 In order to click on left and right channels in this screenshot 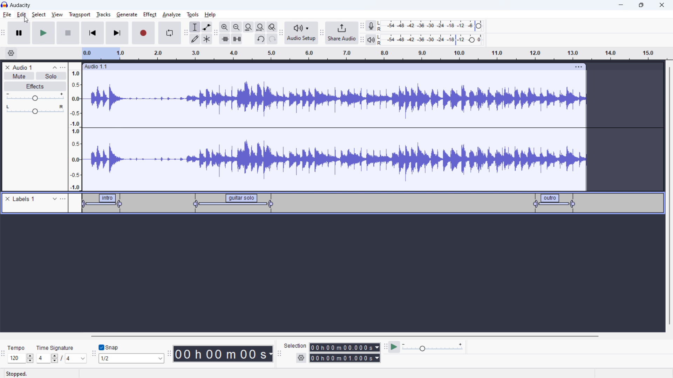, I will do `click(381, 27)`.